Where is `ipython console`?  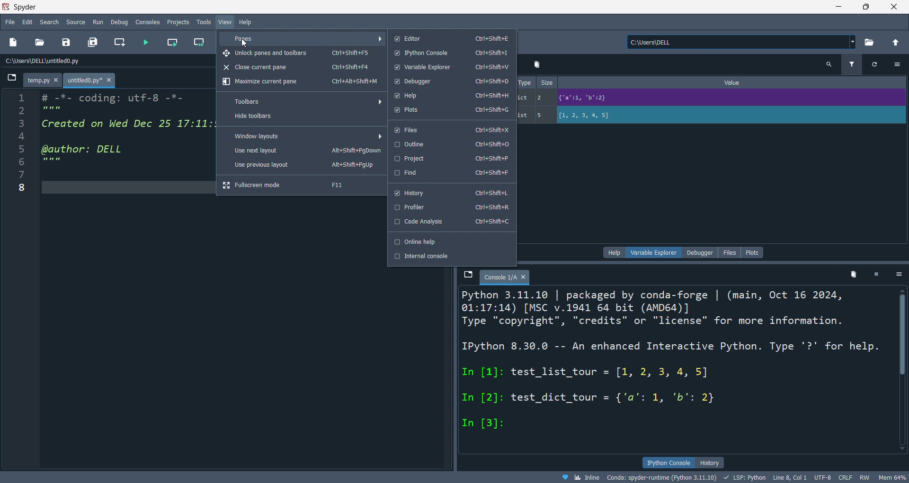
ipython console is located at coordinates (451, 54).